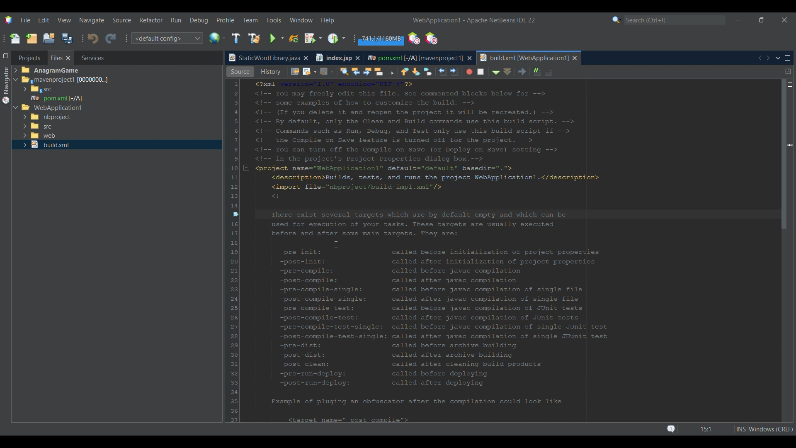 The height and width of the screenshot is (448, 796). What do you see at coordinates (294, 39) in the screenshot?
I see `Reload` at bounding box center [294, 39].